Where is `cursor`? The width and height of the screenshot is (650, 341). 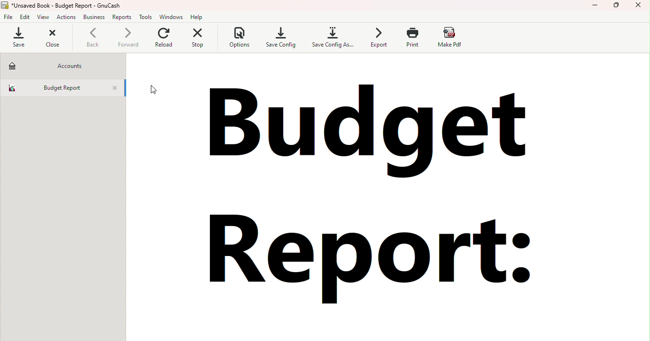
cursor is located at coordinates (152, 91).